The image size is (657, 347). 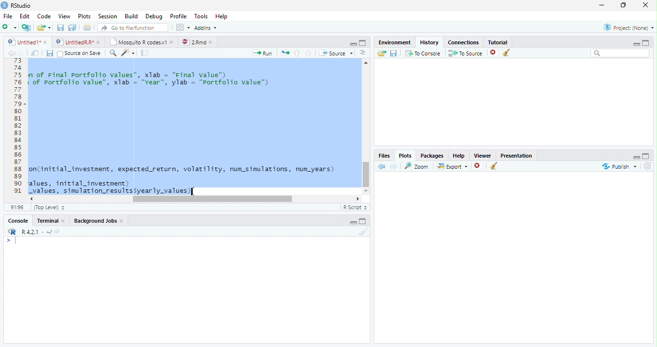 I want to click on Create project, so click(x=26, y=27).